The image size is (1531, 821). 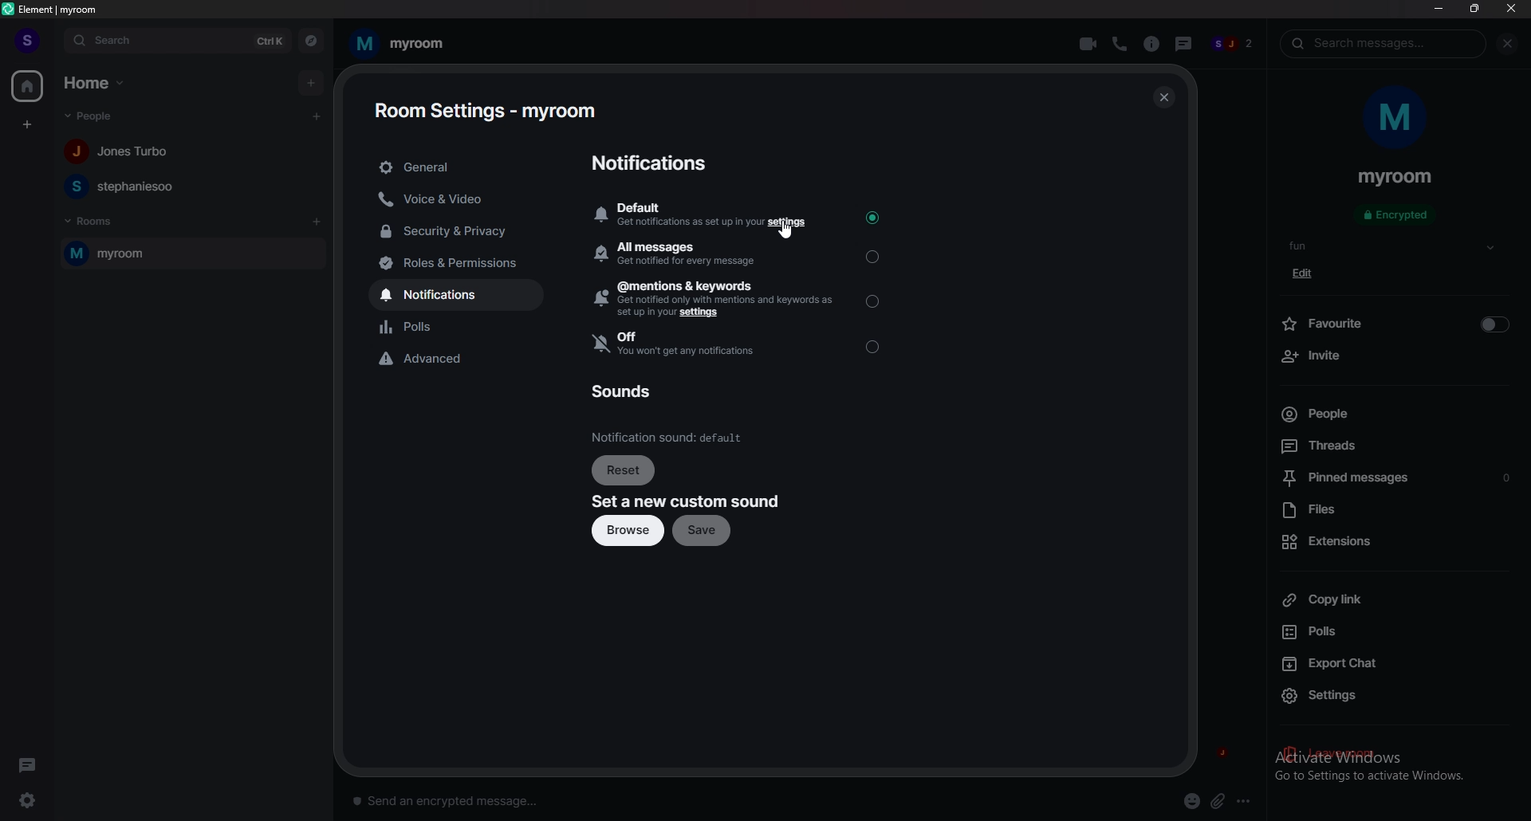 What do you see at coordinates (626, 469) in the screenshot?
I see `reset` at bounding box center [626, 469].